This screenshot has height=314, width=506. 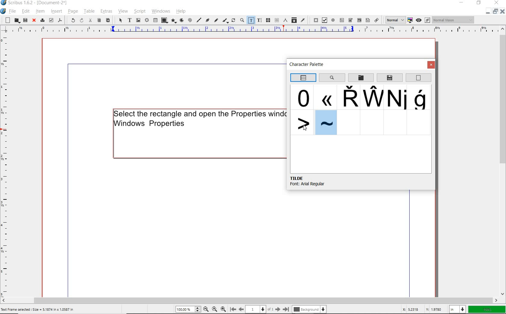 I want to click on zoom in or zoom out, so click(x=241, y=20).